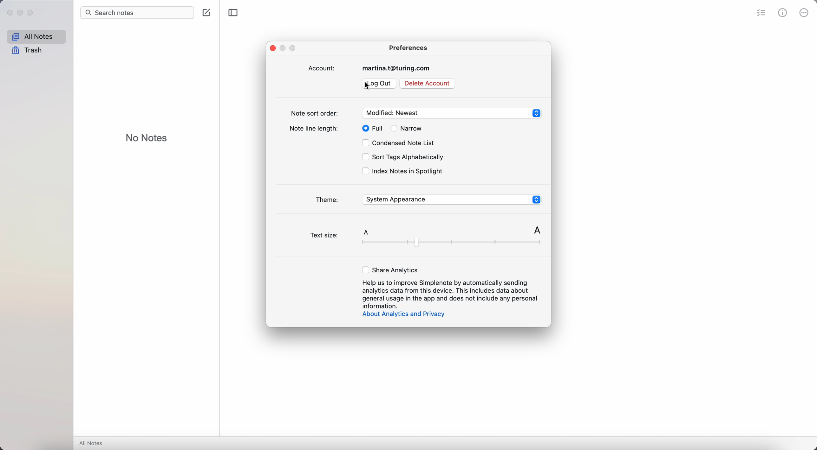 The height and width of the screenshot is (450, 817). Describe the element at coordinates (313, 112) in the screenshot. I see `note sort order` at that location.